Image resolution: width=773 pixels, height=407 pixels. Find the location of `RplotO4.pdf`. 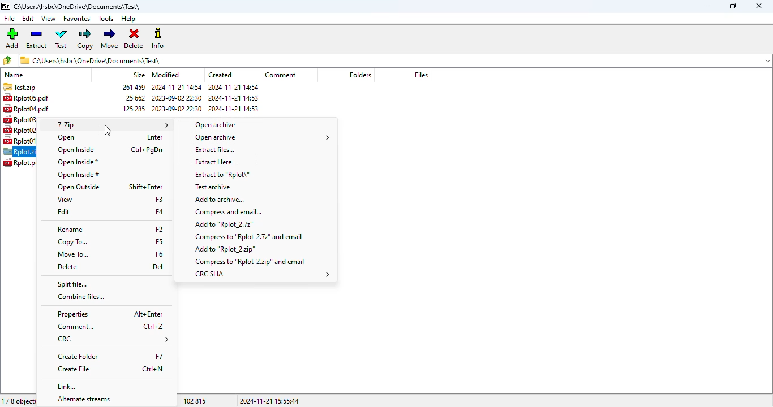

RplotO4.pdf is located at coordinates (29, 109).